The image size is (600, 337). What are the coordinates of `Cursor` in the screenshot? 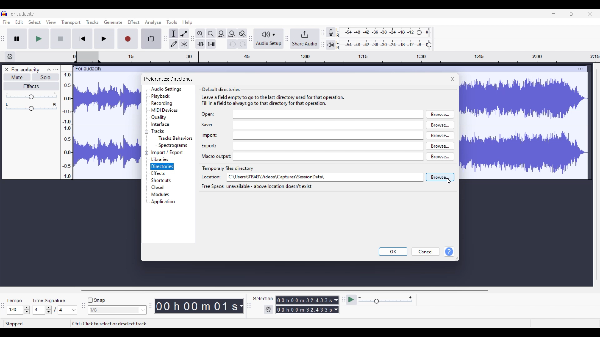 It's located at (449, 181).